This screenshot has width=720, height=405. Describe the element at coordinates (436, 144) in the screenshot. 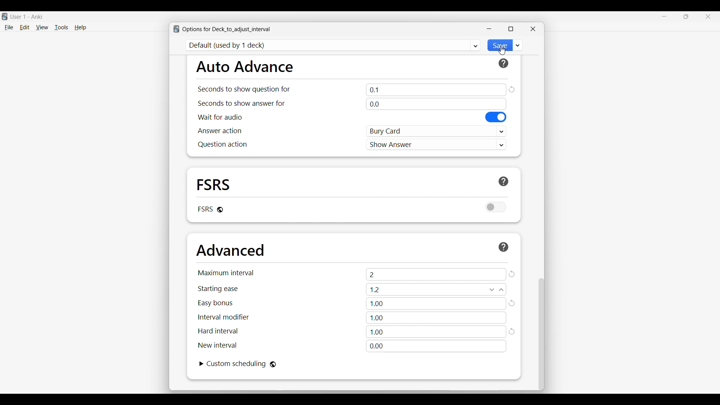

I see `Show Answer` at that location.